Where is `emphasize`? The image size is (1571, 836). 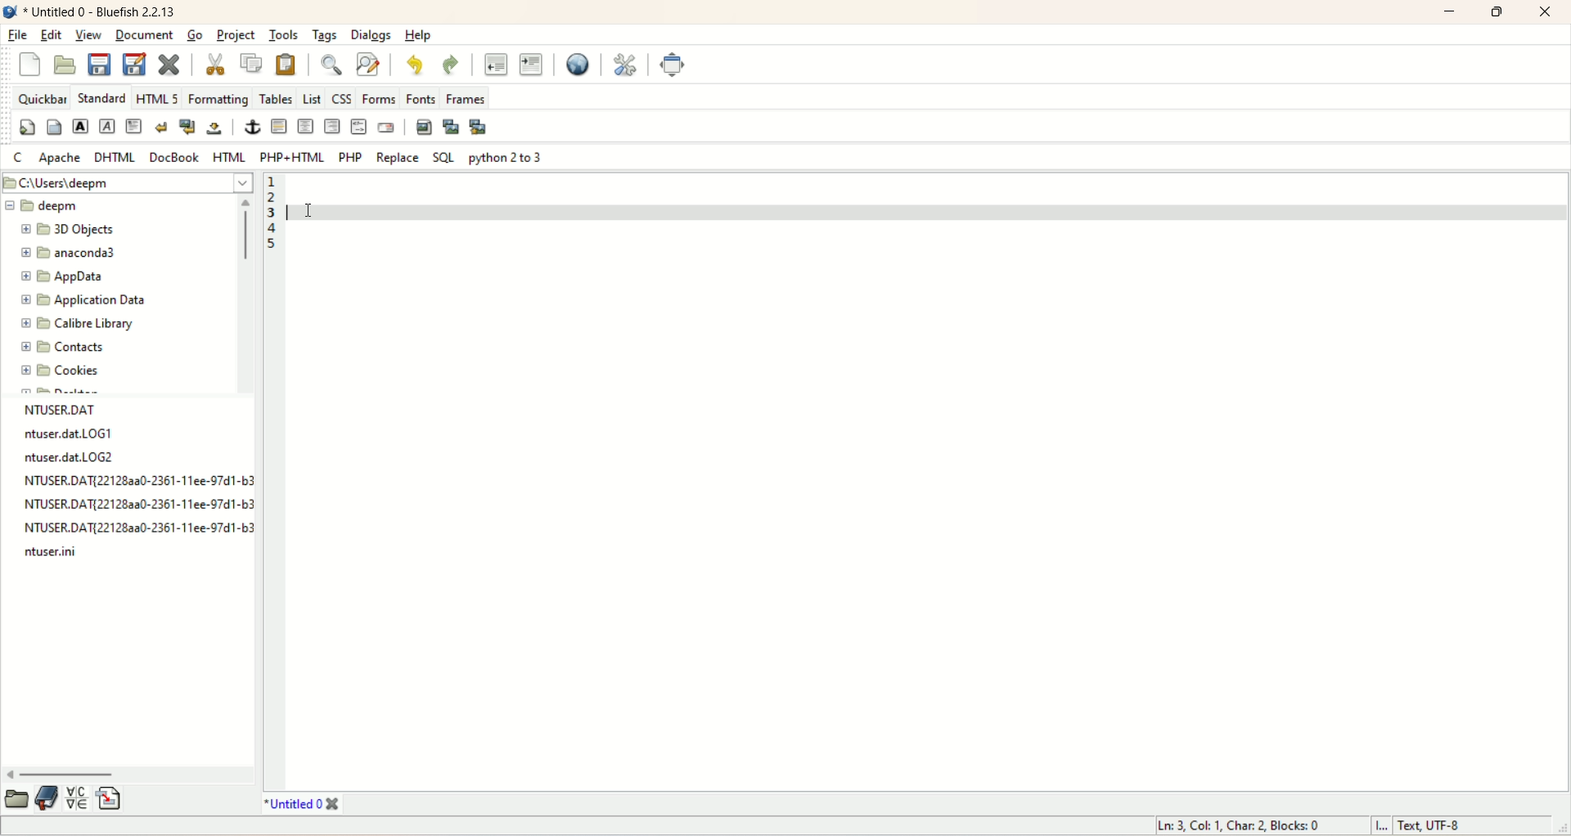 emphasize is located at coordinates (107, 125).